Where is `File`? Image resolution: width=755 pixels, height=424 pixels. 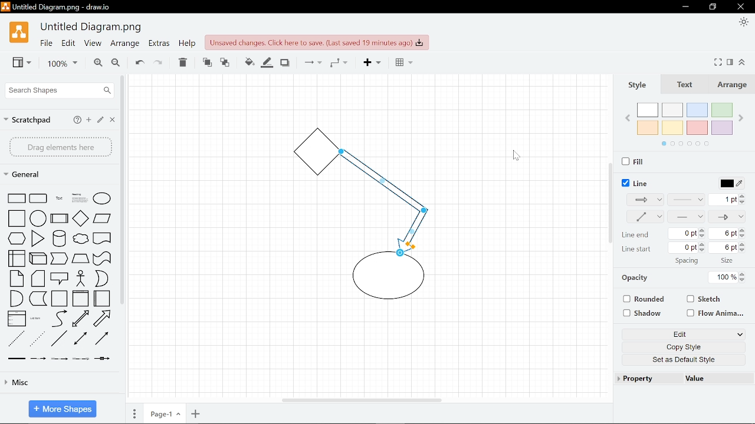 File is located at coordinates (45, 44).